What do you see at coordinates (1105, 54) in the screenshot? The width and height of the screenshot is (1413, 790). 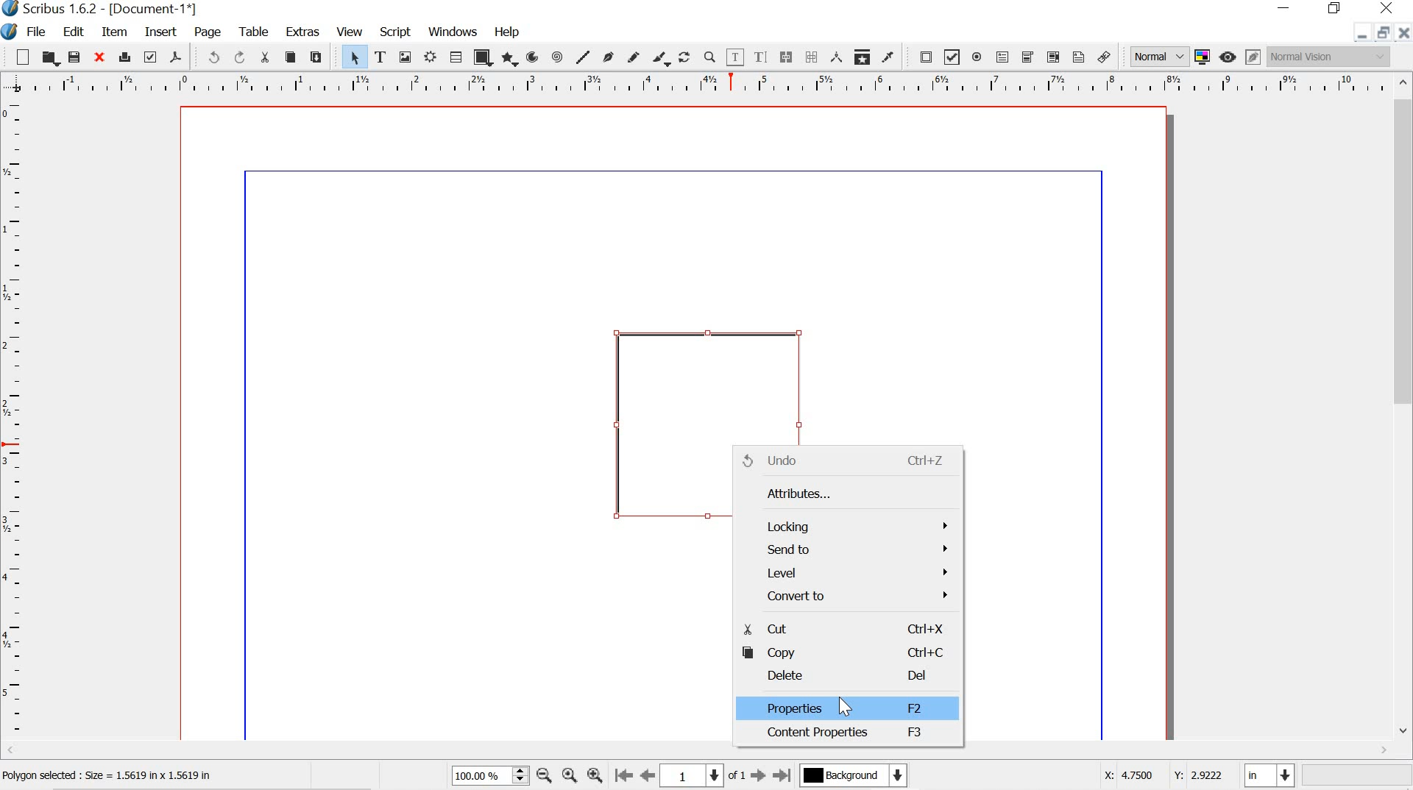 I see `link annotation` at bounding box center [1105, 54].